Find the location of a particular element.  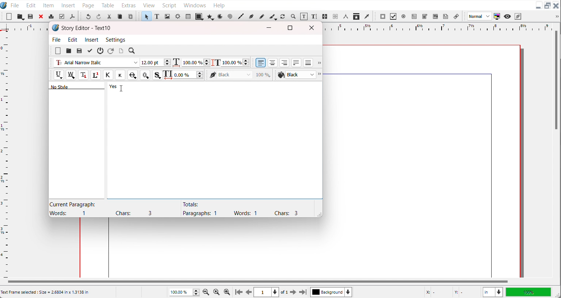

Black is located at coordinates (240, 74).